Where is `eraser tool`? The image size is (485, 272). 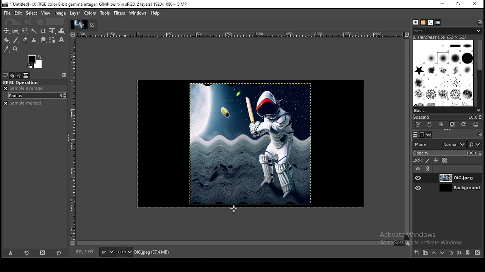
eraser tool is located at coordinates (26, 40).